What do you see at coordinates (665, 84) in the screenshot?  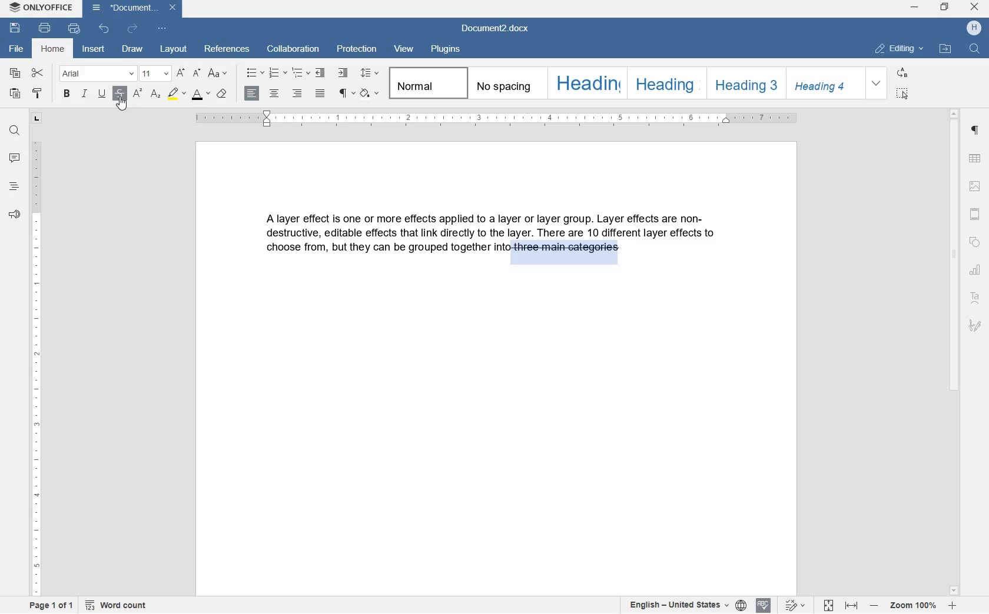 I see `heading 2` at bounding box center [665, 84].